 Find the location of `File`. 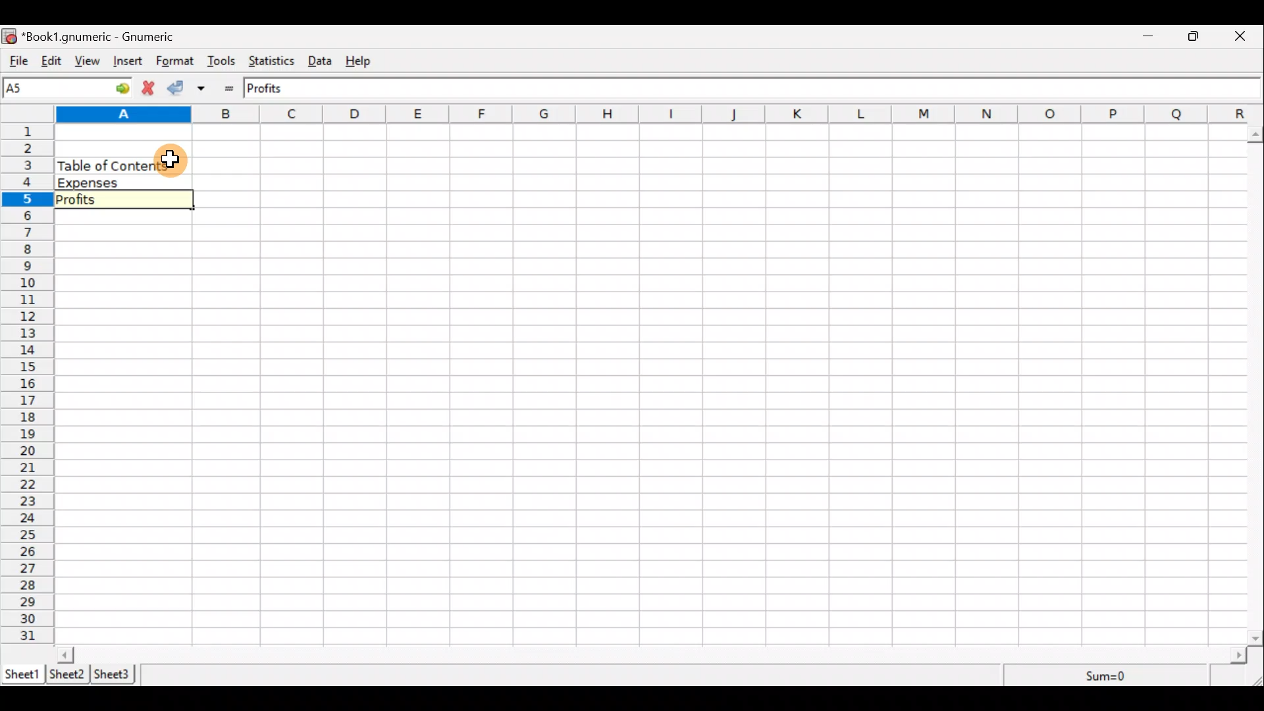

File is located at coordinates (16, 61).